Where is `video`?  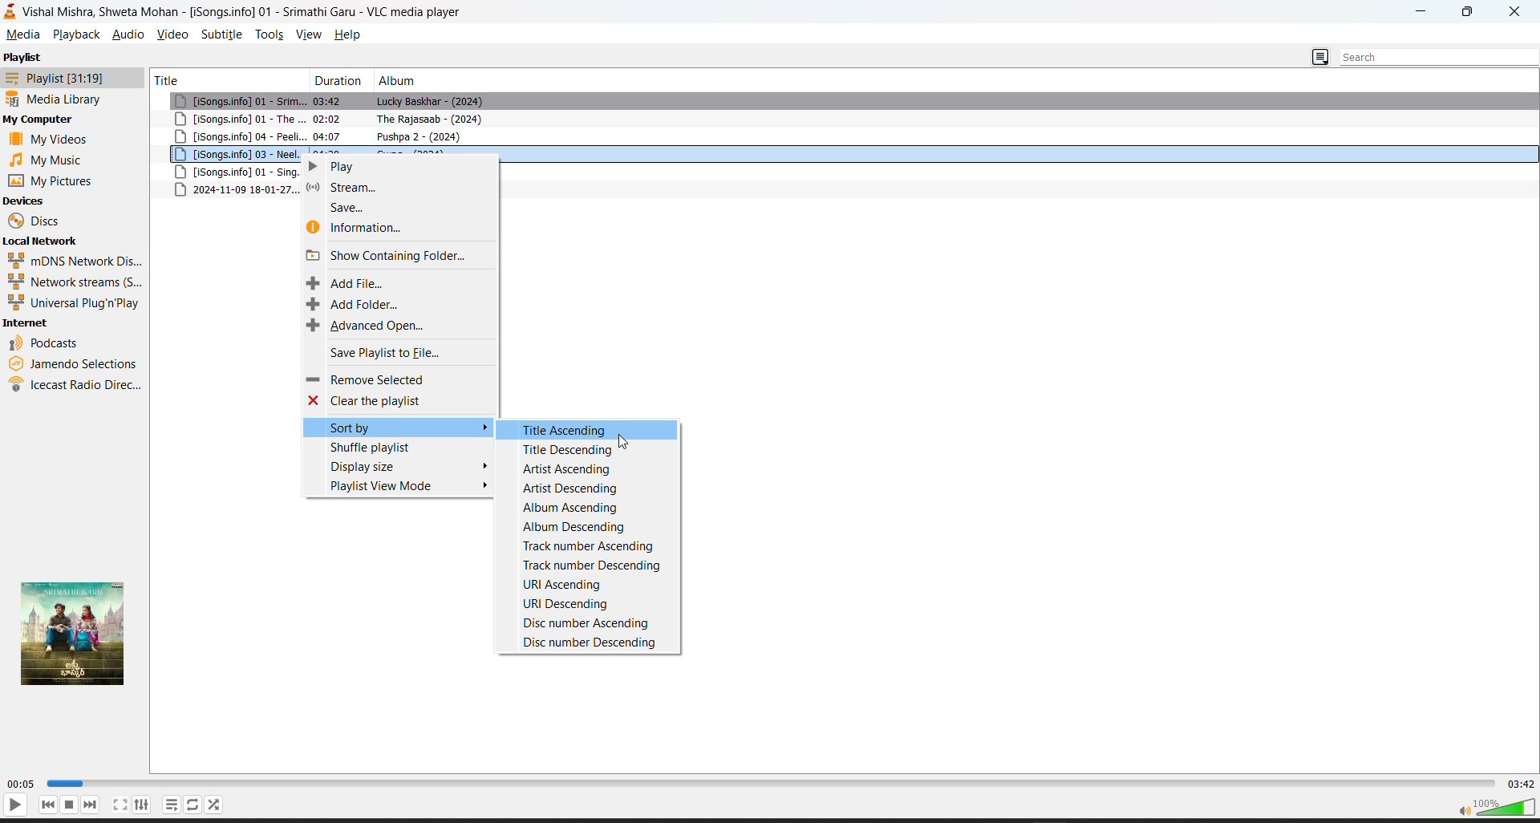 video is located at coordinates (172, 34).